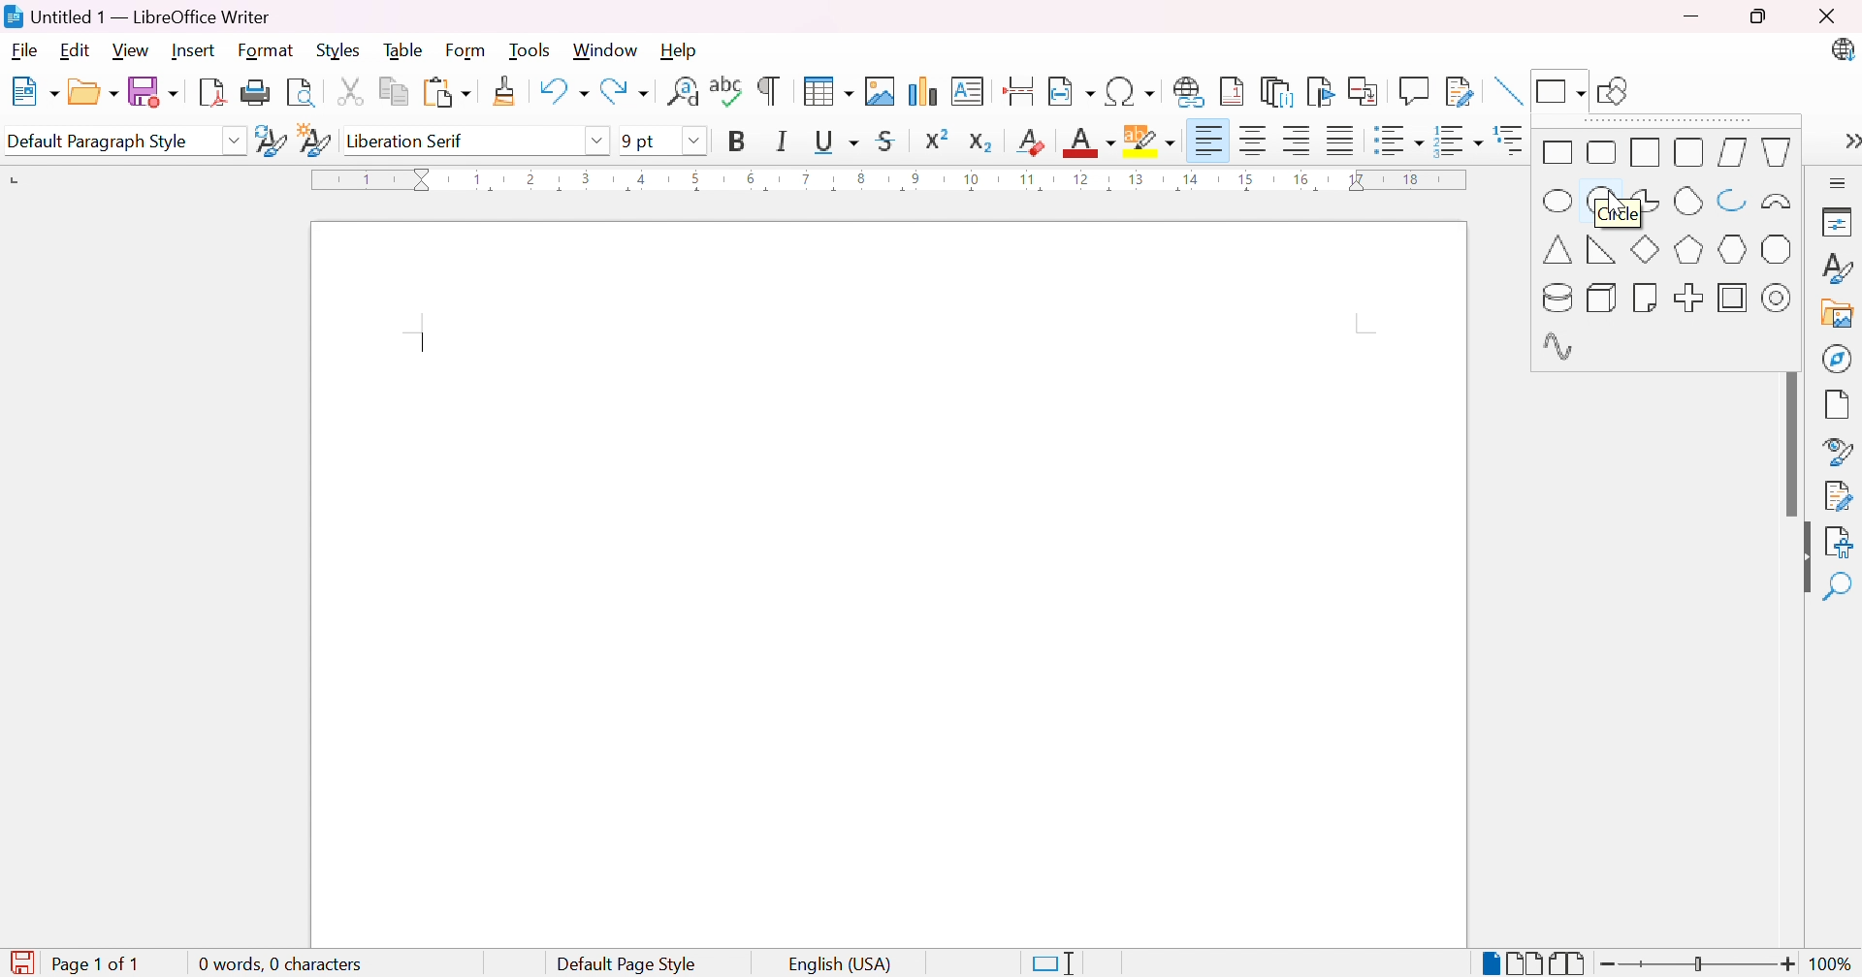 This screenshot has width=1862, height=977. I want to click on Insert, so click(196, 51).